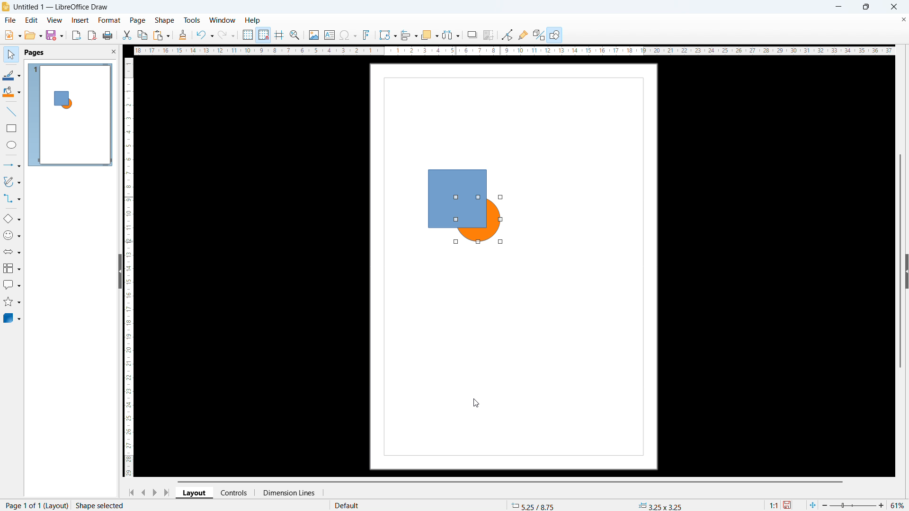 This screenshot has width=909, height=511. Describe the element at coordinates (903, 19) in the screenshot. I see `Close document ` at that location.